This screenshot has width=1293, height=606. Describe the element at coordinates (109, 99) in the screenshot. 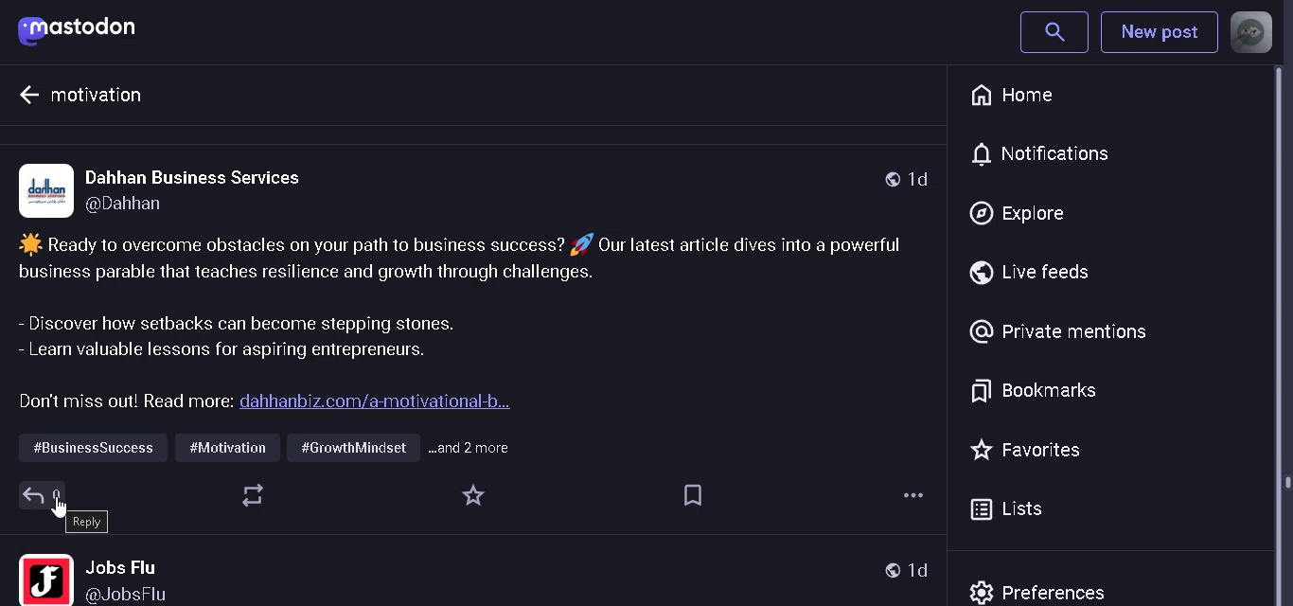

I see `text` at that location.